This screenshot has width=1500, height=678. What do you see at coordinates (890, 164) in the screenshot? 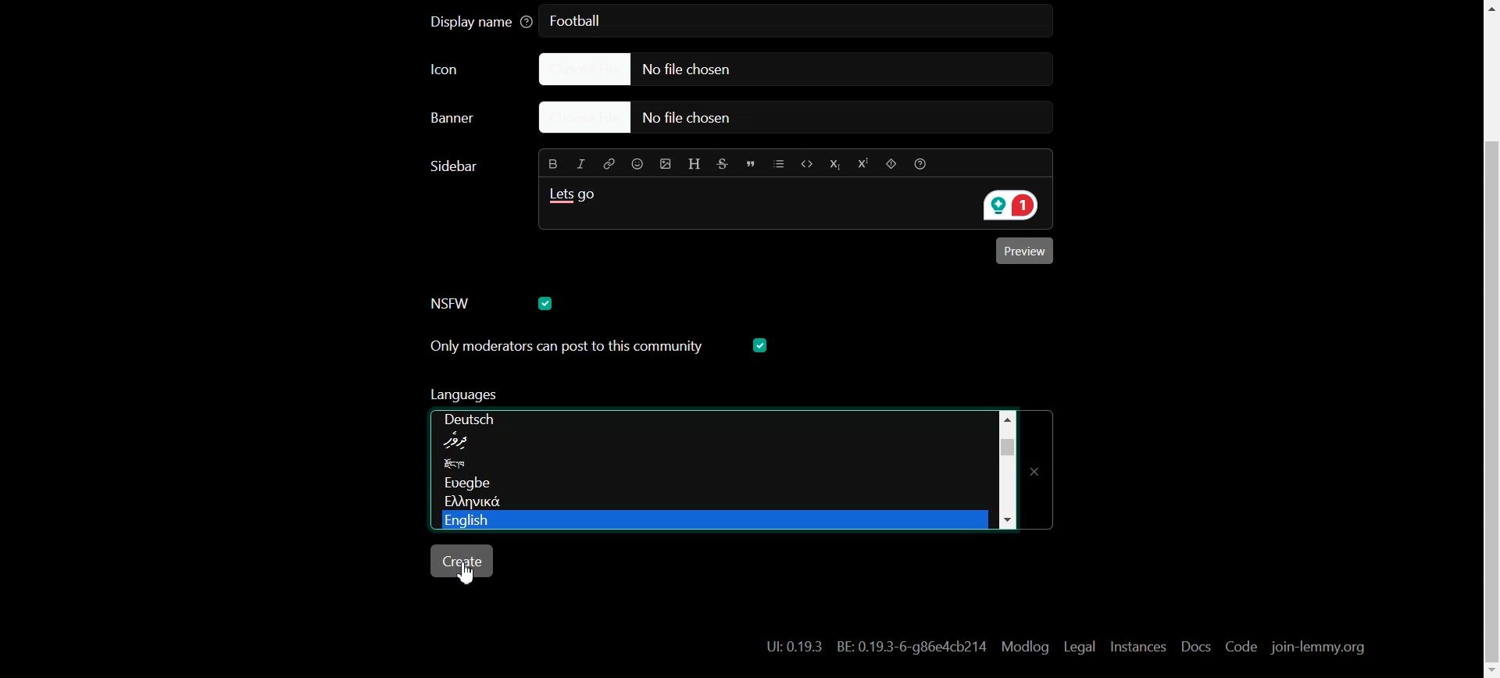
I see `Spoiler` at bounding box center [890, 164].